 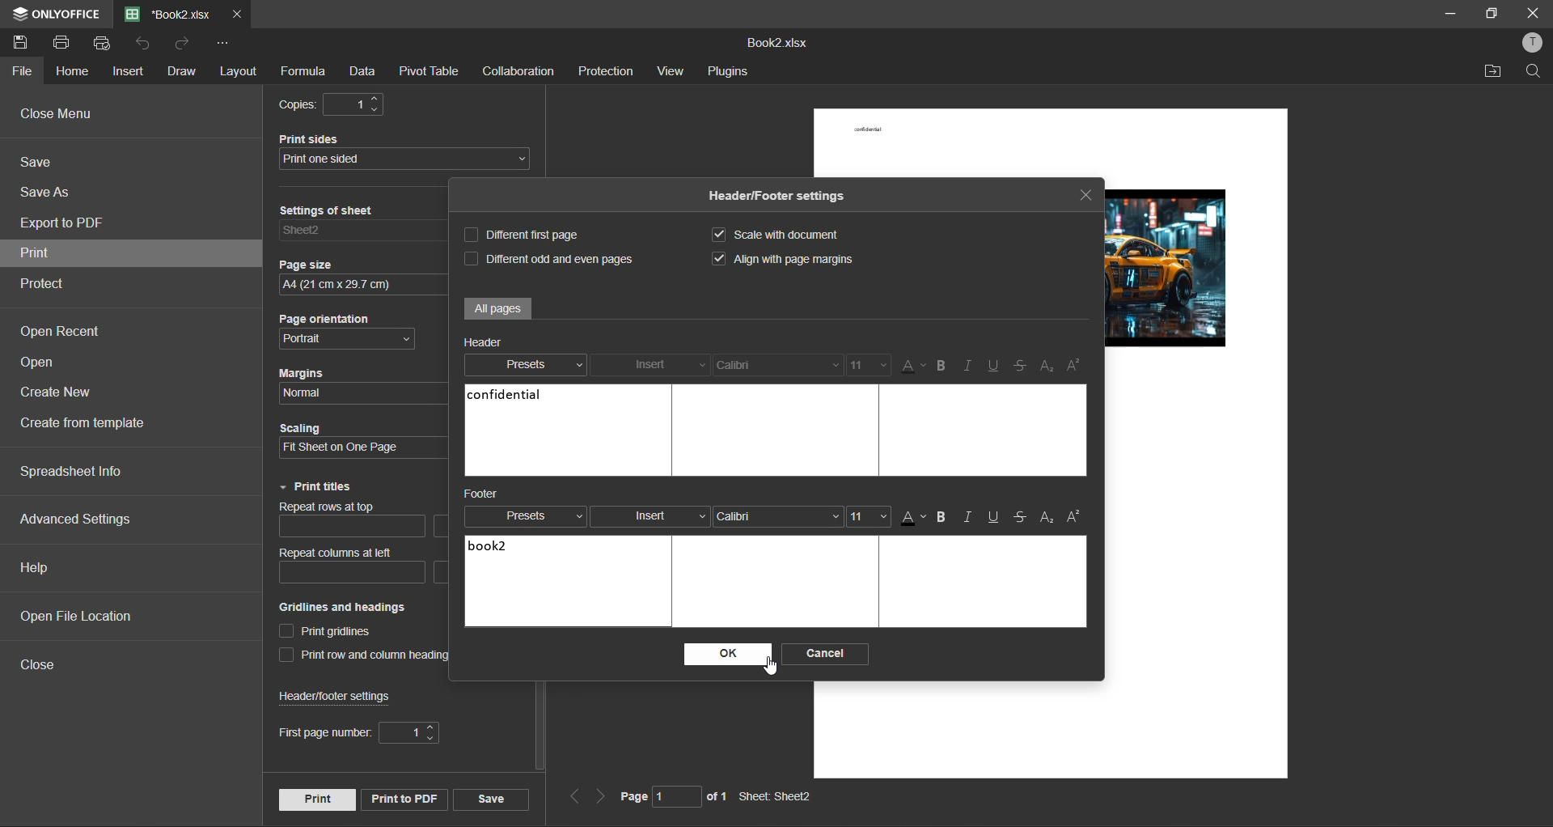 I want to click on collaboration, so click(x=522, y=72).